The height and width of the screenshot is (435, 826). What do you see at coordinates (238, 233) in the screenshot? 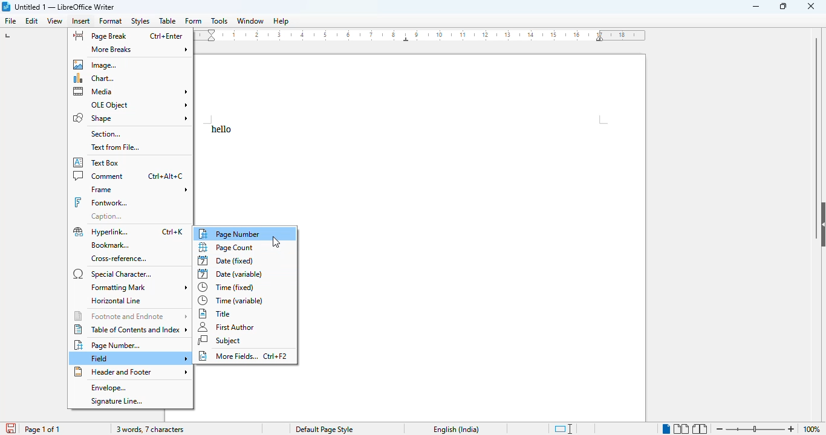
I see `page number` at bounding box center [238, 233].